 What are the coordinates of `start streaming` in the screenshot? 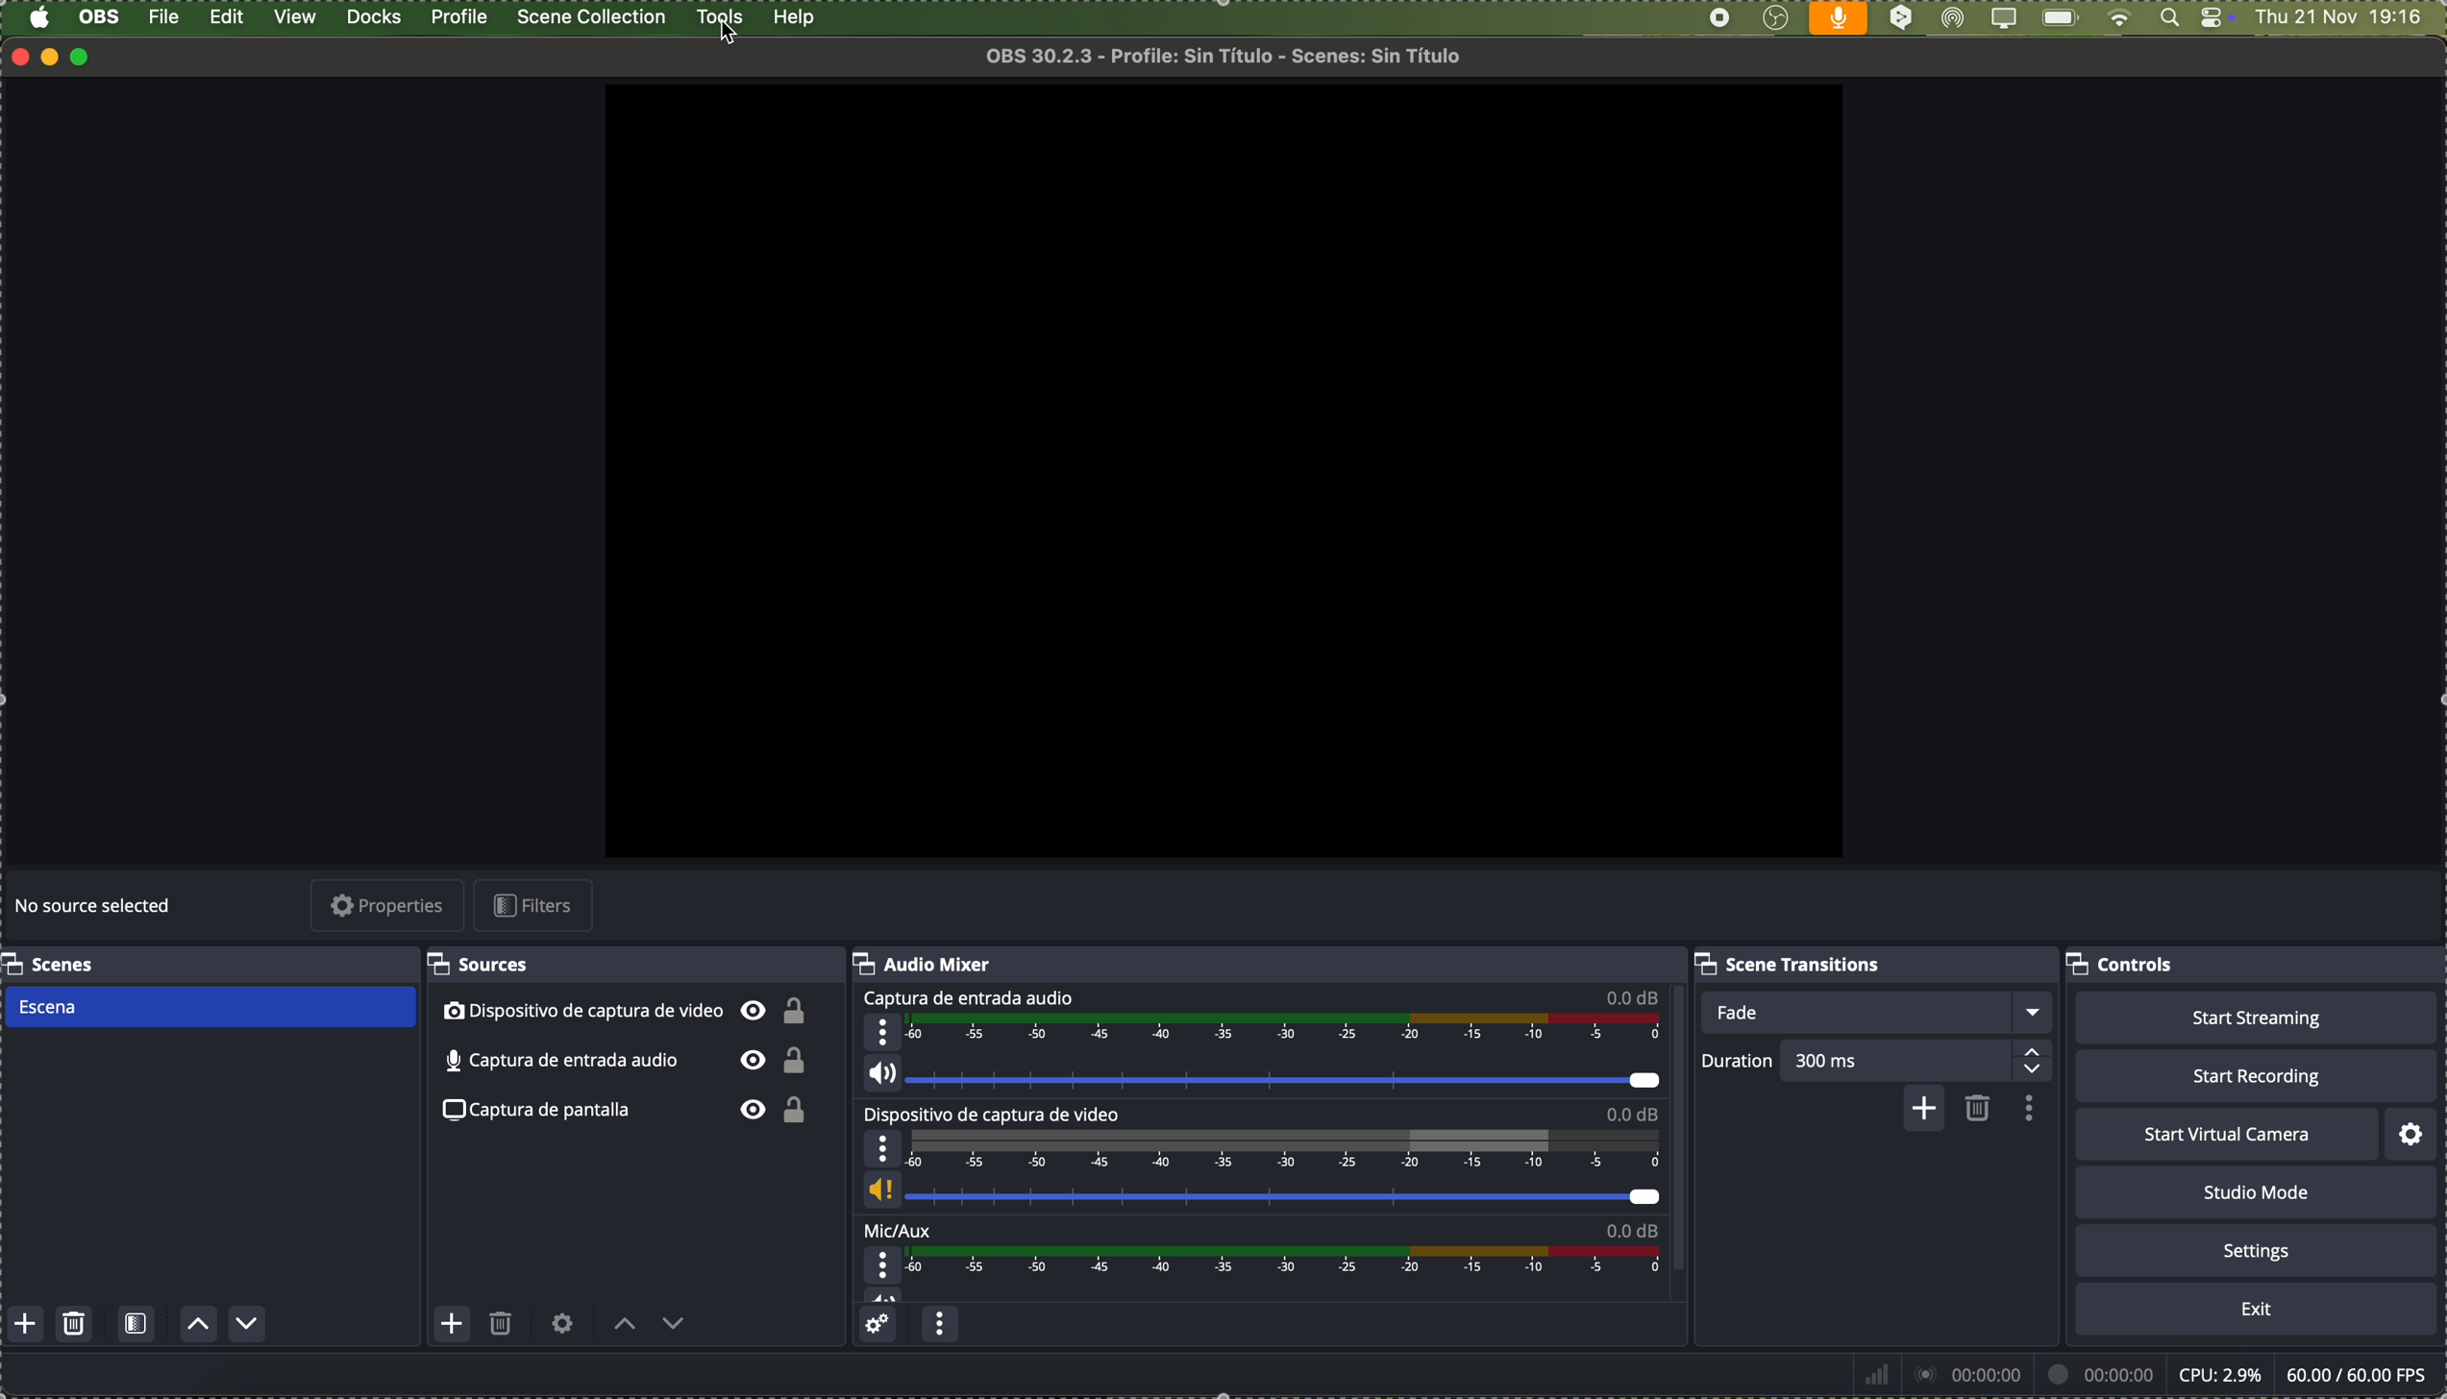 It's located at (2256, 1018).